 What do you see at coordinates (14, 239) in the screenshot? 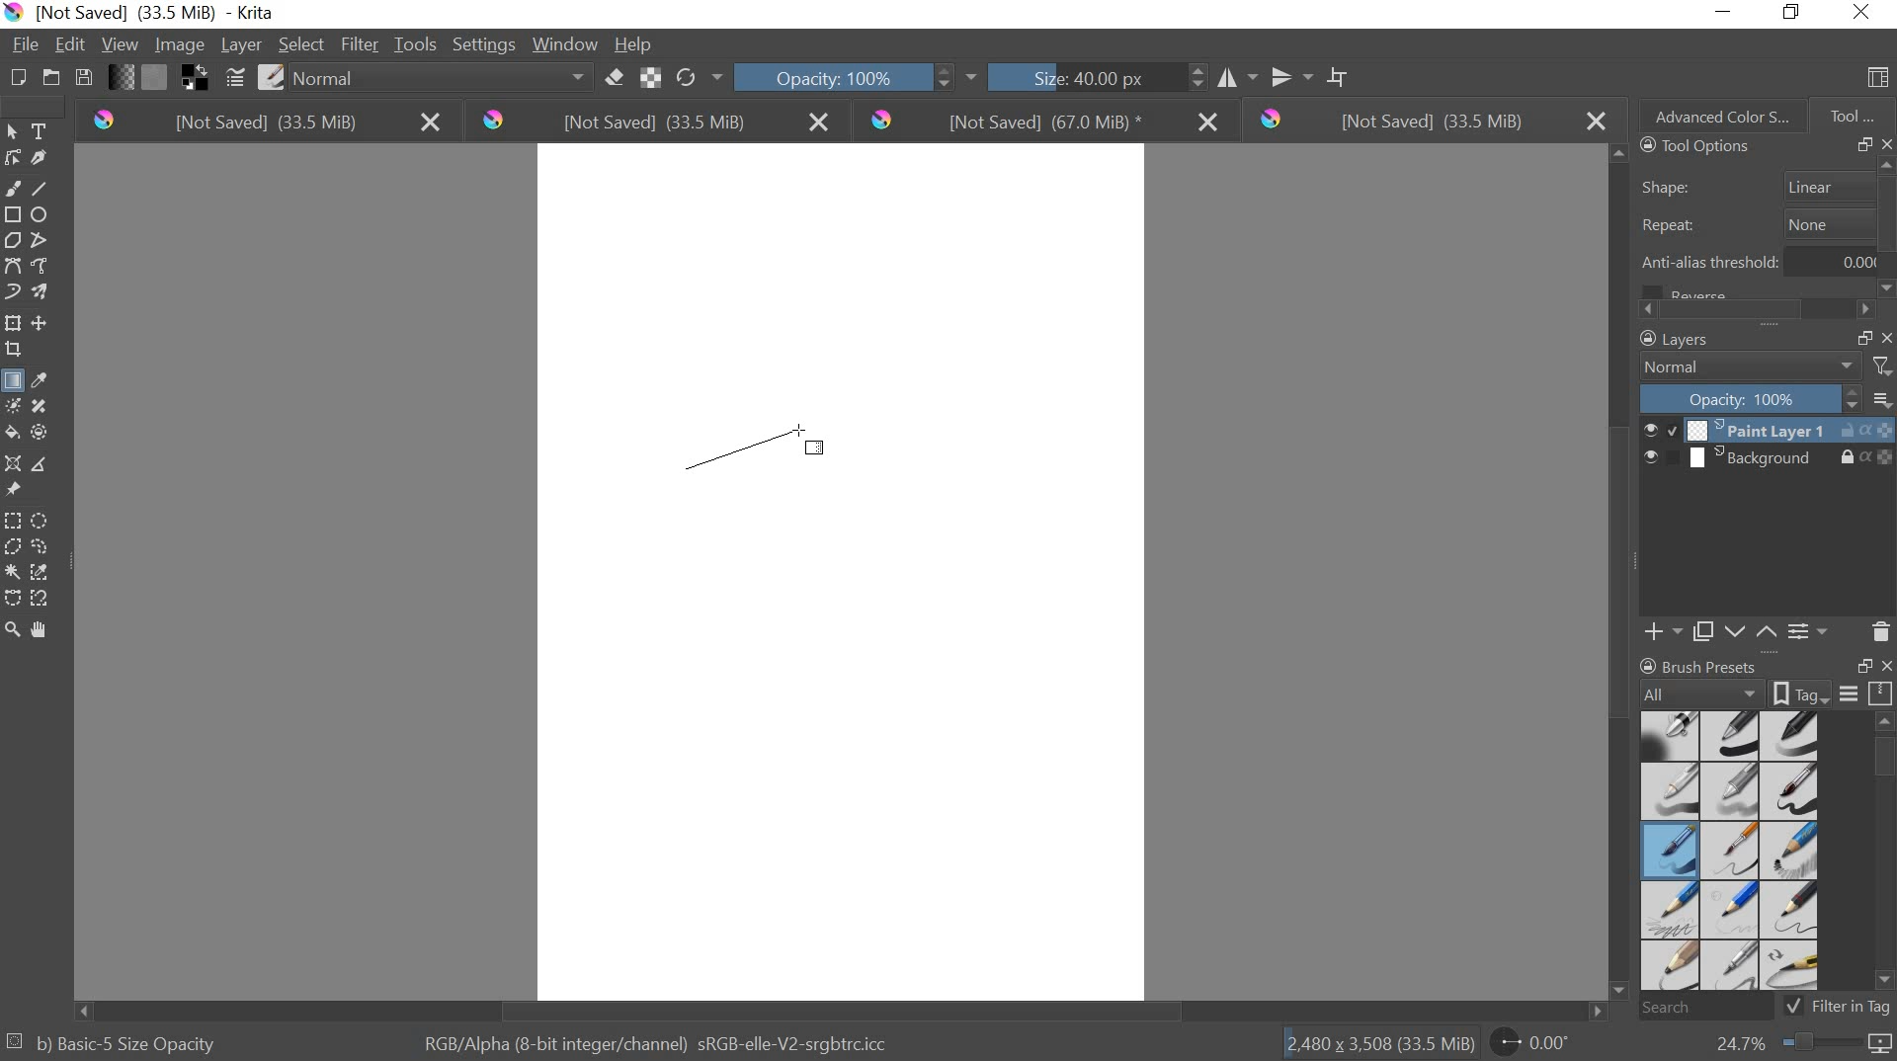
I see `polygon` at bounding box center [14, 239].